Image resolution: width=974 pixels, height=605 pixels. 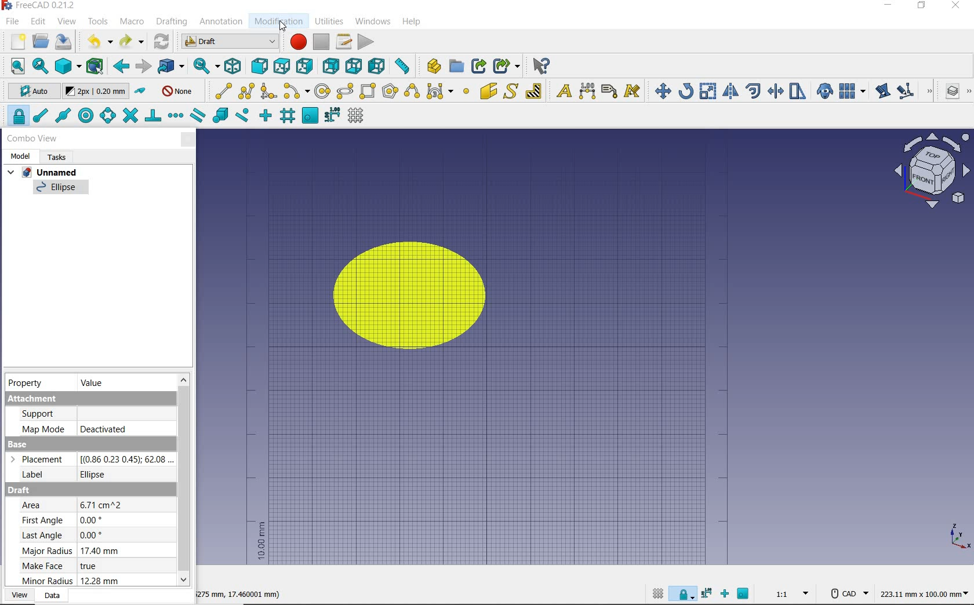 What do you see at coordinates (330, 65) in the screenshot?
I see `rear` at bounding box center [330, 65].